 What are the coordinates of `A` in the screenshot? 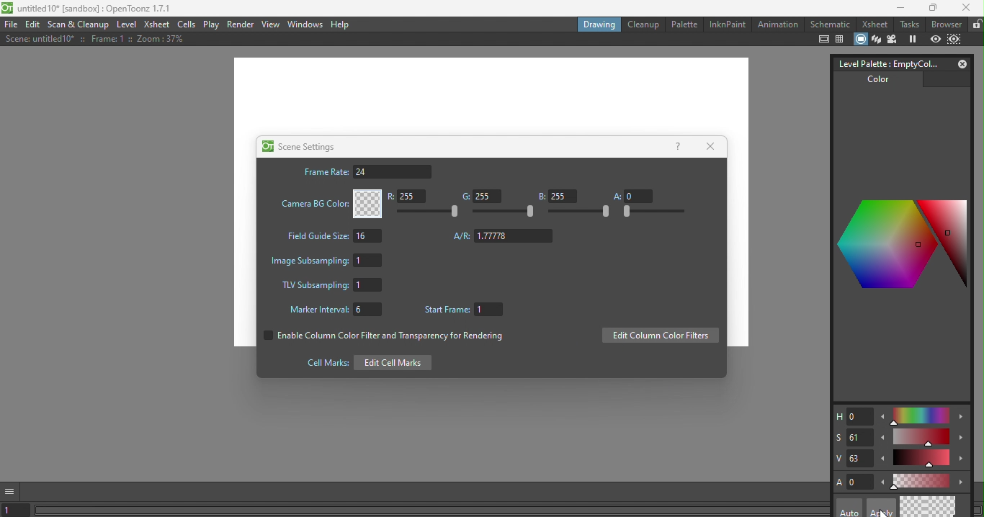 It's located at (632, 195).